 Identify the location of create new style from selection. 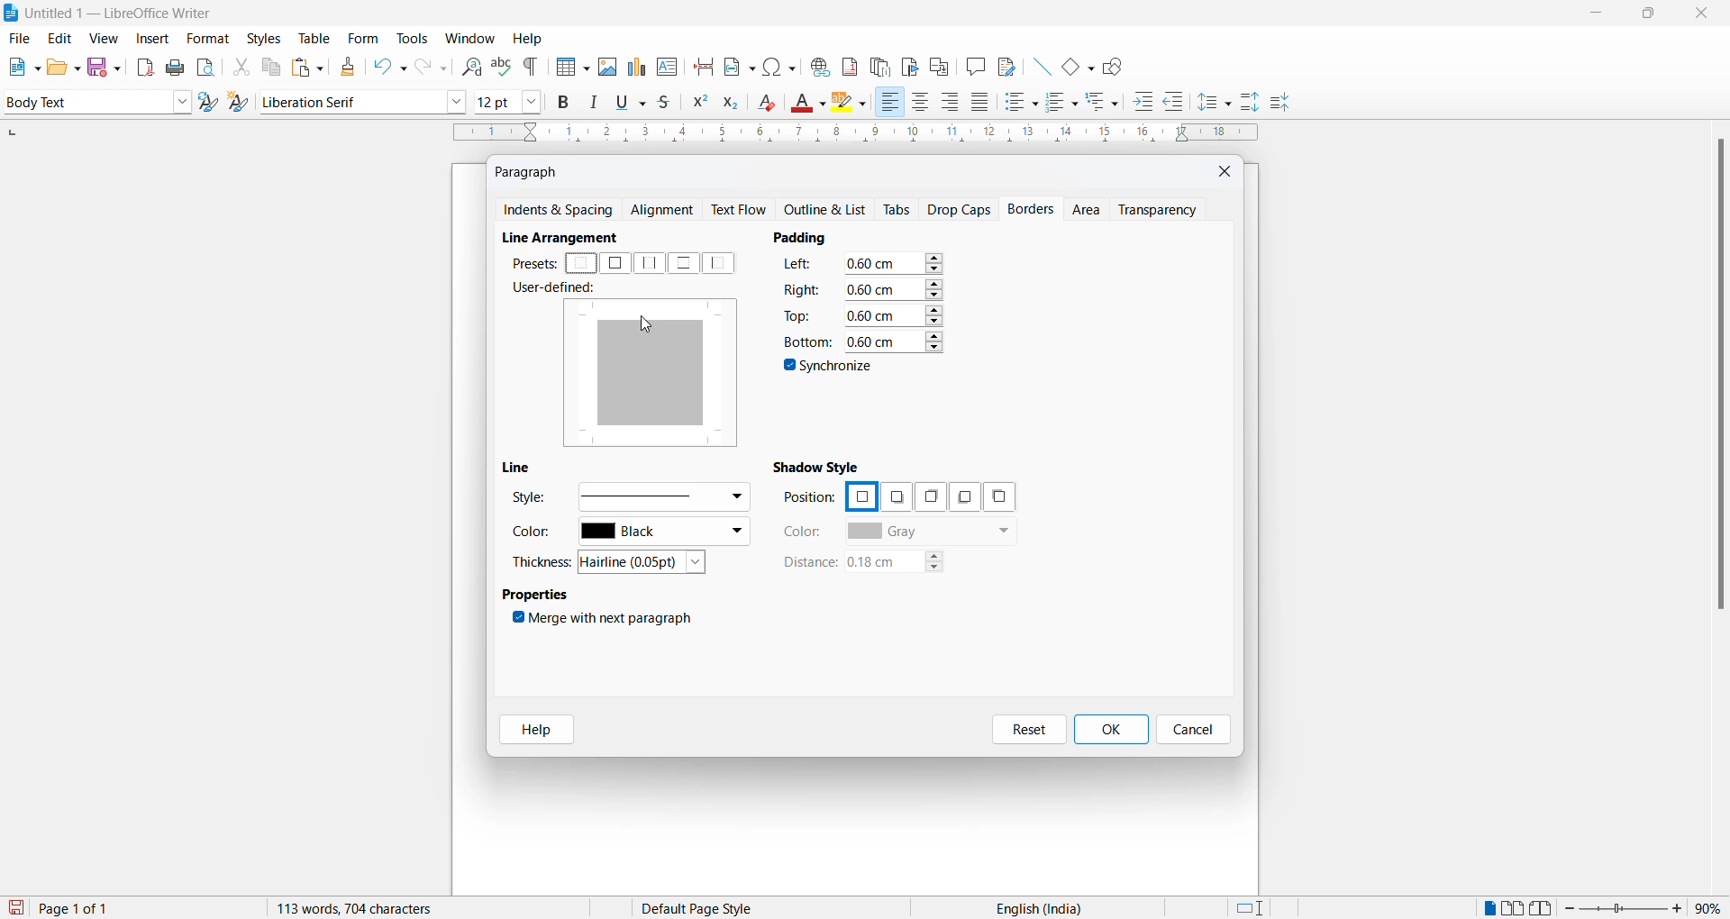
(242, 104).